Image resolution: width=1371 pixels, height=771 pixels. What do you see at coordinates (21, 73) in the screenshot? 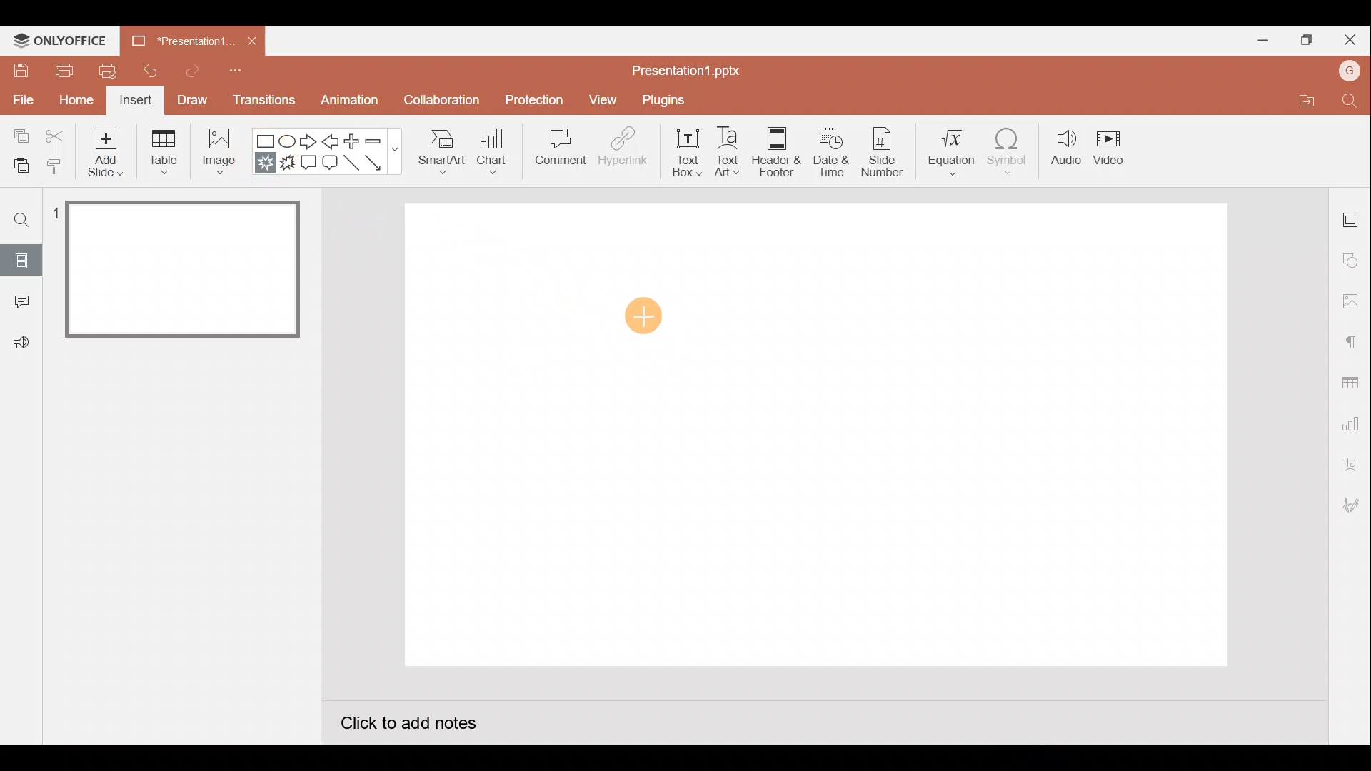
I see `Save` at bounding box center [21, 73].